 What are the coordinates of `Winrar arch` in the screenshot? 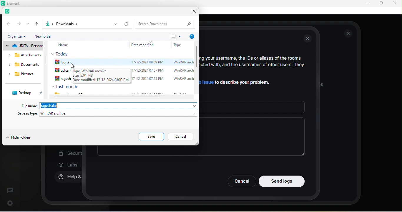 It's located at (181, 79).